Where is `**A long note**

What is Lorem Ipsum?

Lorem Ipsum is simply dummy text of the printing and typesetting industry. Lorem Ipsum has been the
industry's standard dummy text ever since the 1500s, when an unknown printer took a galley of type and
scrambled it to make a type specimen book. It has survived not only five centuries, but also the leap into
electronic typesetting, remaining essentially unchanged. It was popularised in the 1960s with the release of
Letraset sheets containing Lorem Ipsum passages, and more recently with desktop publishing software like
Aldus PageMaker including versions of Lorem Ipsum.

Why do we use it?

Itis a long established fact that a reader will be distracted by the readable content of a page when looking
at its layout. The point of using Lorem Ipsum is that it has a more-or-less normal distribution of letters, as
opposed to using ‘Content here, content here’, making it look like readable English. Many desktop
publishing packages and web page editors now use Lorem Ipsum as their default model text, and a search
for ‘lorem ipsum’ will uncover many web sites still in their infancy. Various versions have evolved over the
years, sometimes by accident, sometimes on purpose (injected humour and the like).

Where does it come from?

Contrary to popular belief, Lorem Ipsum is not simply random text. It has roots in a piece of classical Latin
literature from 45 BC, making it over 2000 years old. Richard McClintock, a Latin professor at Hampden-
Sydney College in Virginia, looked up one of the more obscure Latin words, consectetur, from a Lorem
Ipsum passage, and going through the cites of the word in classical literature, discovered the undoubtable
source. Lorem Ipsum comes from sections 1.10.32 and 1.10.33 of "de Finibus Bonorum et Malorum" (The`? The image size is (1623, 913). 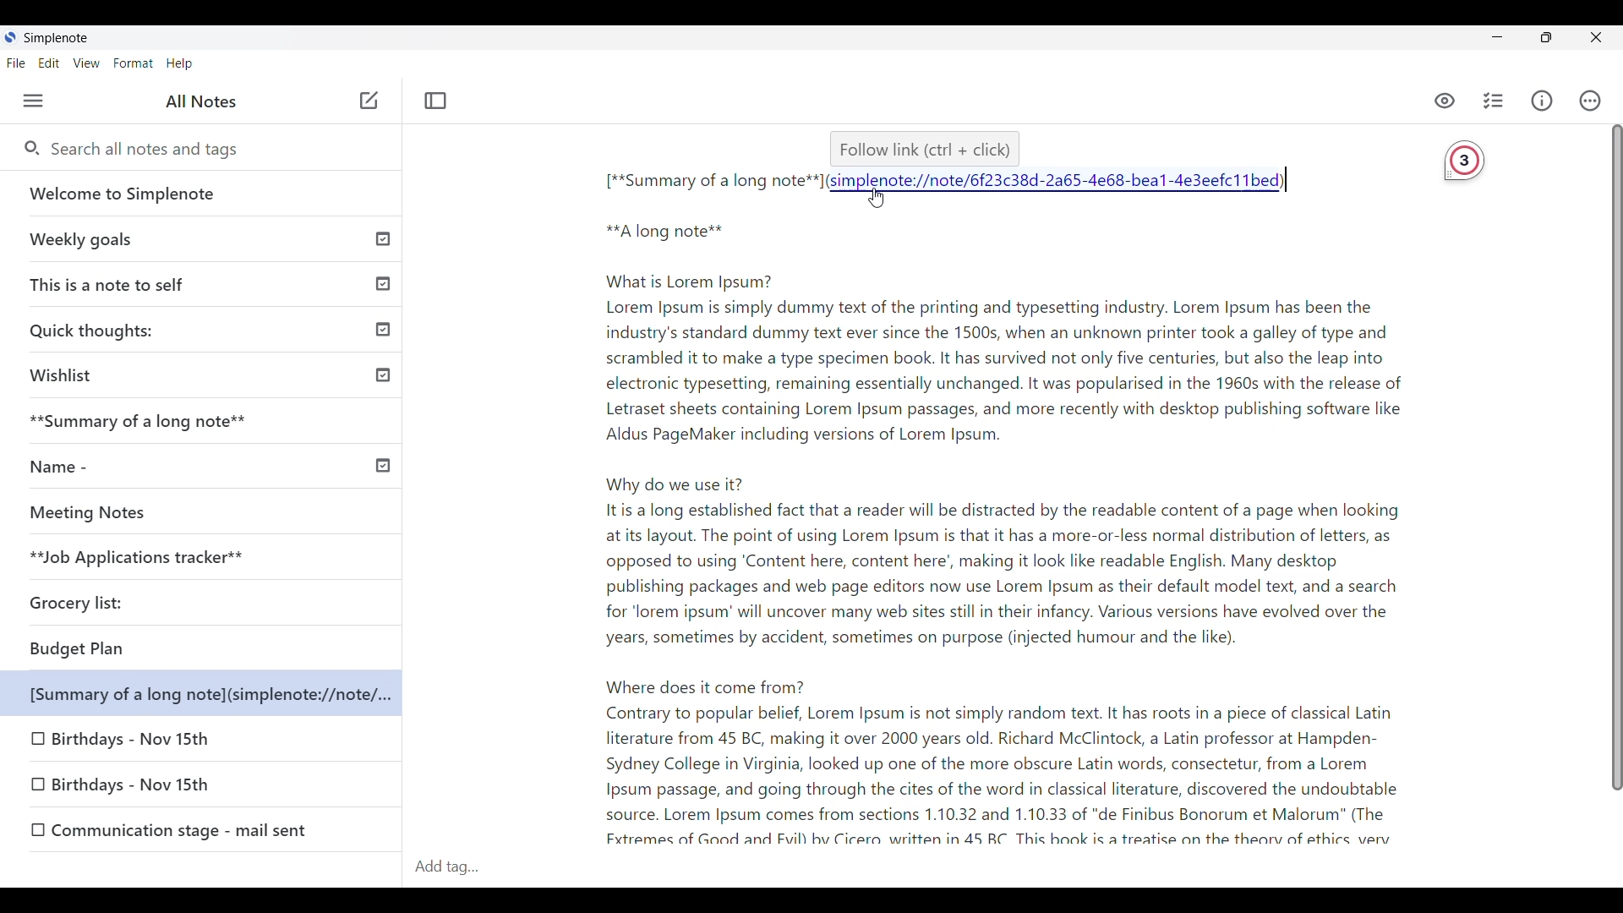
**A long note**

What is Lorem Ipsum?

Lorem Ipsum is simply dummy text of the printing and typesetting industry. Lorem Ipsum has been the
industry's standard dummy text ever since the 1500s, when an unknown printer took a galley of type and
scrambled it to make a type specimen book. It has survived not only five centuries, but also the leap into
electronic typesetting, remaining essentially unchanged. It was popularised in the 1960s with the release of
Letraset sheets containing Lorem Ipsum passages, and more recently with desktop publishing software like
Aldus PageMaker including versions of Lorem Ipsum.

Why do we use it?

Itis a long established fact that a reader will be distracted by the readable content of a page when looking
at its layout. The point of using Lorem Ipsum is that it has a more-or-less normal distribution of letters, as
opposed to using ‘Content here, content here’, making it look like readable English. Many desktop
publishing packages and web page editors now use Lorem Ipsum as their default model text, and a search
for ‘lorem ipsum’ will uncover many web sites still in their infancy. Various versions have evolved over the
years, sometimes by accident, sometimes on purpose (injected humour and the like).

Where does it come from?

Contrary to popular belief, Lorem Ipsum is not simply random text. It has roots in a piece of classical Latin
literature from 45 BC, making it over 2000 years old. Richard McClintock, a Latin professor at Hampden-
Sydney College in Virginia, looked up one of the more obscure Latin words, consectetur, from a Lorem
Ipsum passage, and going through the cites of the word in classical literature, discovered the undoubtable
source. Lorem Ipsum comes from sections 1.10.32 and 1.10.33 of "de Finibus Bonorum et Malorum" (The is located at coordinates (943, 532).